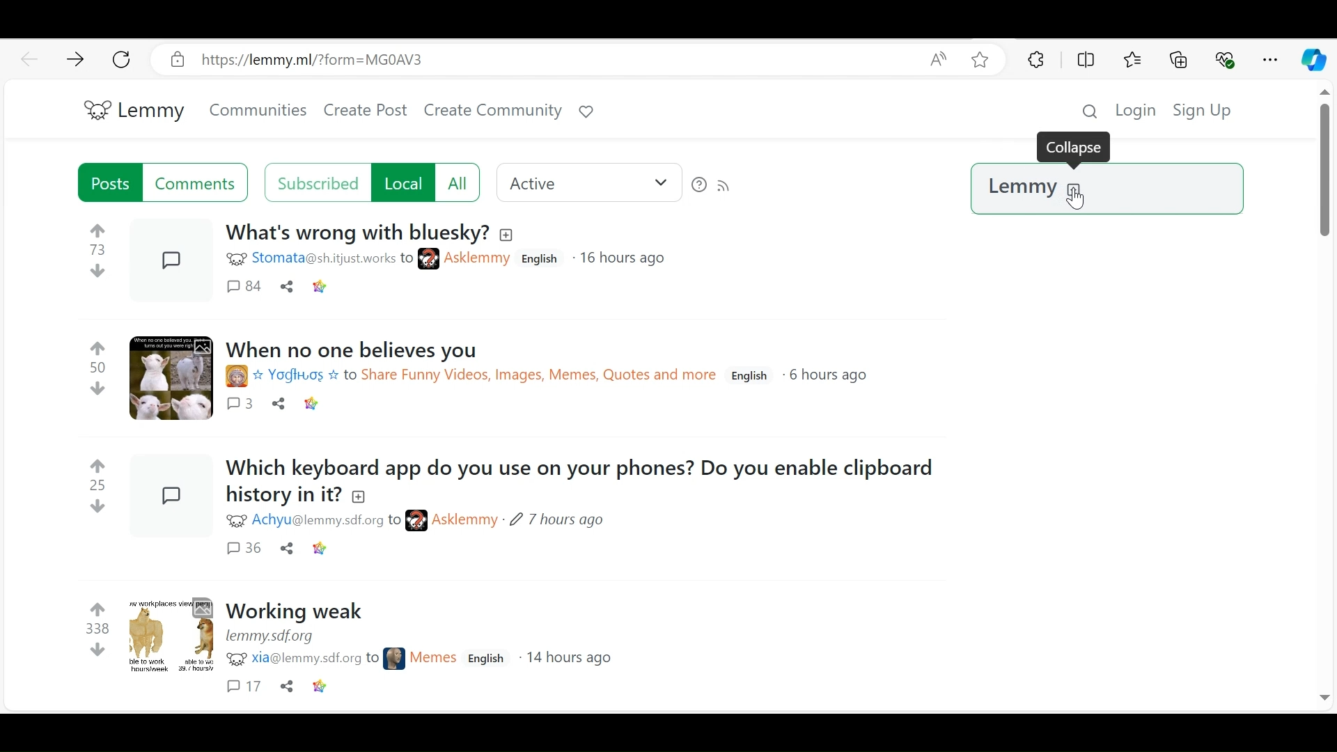 The width and height of the screenshot is (1337, 752). What do you see at coordinates (590, 184) in the screenshot?
I see `active` at bounding box center [590, 184].